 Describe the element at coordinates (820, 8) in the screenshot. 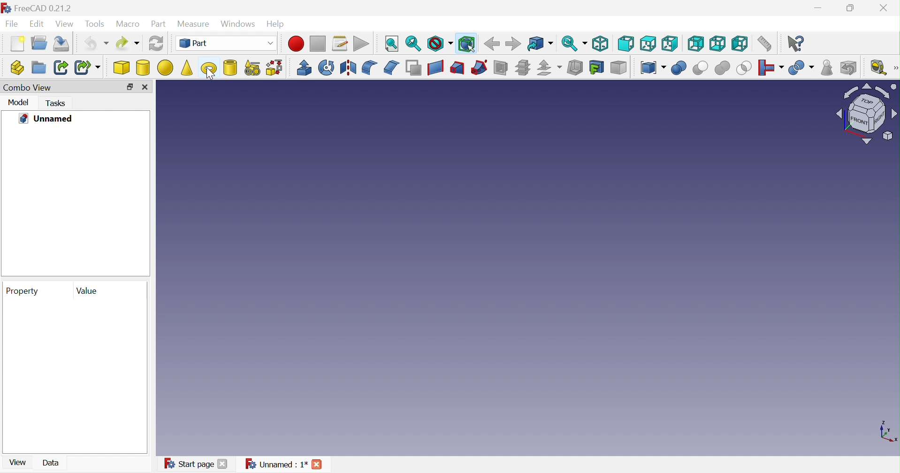

I see `Minimize` at that location.